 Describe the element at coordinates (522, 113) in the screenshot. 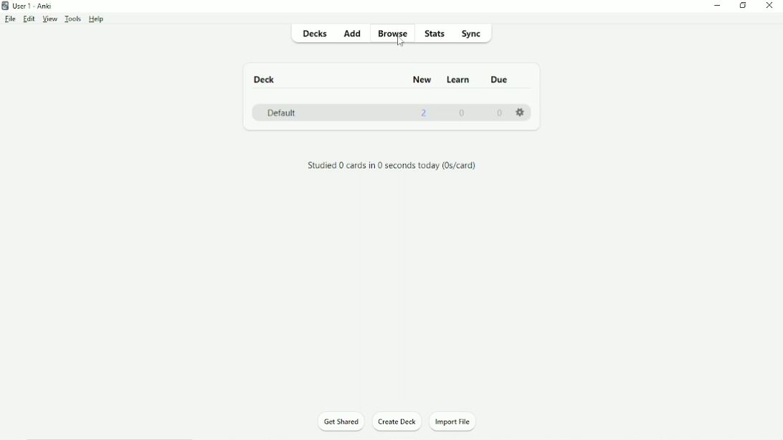

I see `Settings` at that location.